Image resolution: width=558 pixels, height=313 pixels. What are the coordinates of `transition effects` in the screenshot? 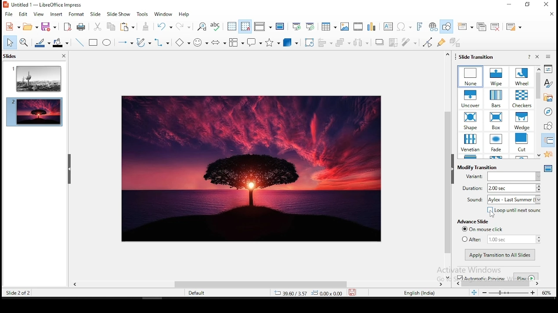 It's located at (521, 142).